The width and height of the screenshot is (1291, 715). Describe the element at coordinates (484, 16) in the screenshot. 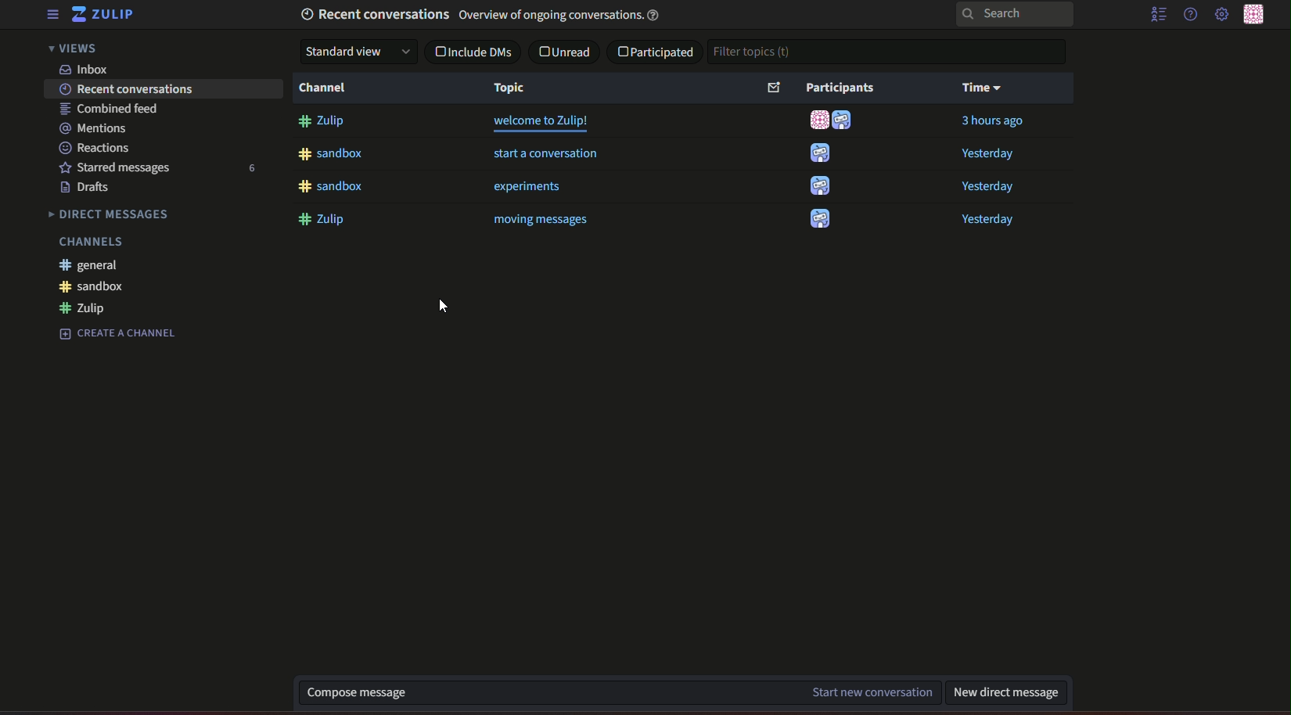

I see `Recent conversations overview of ongoing conversations` at that location.